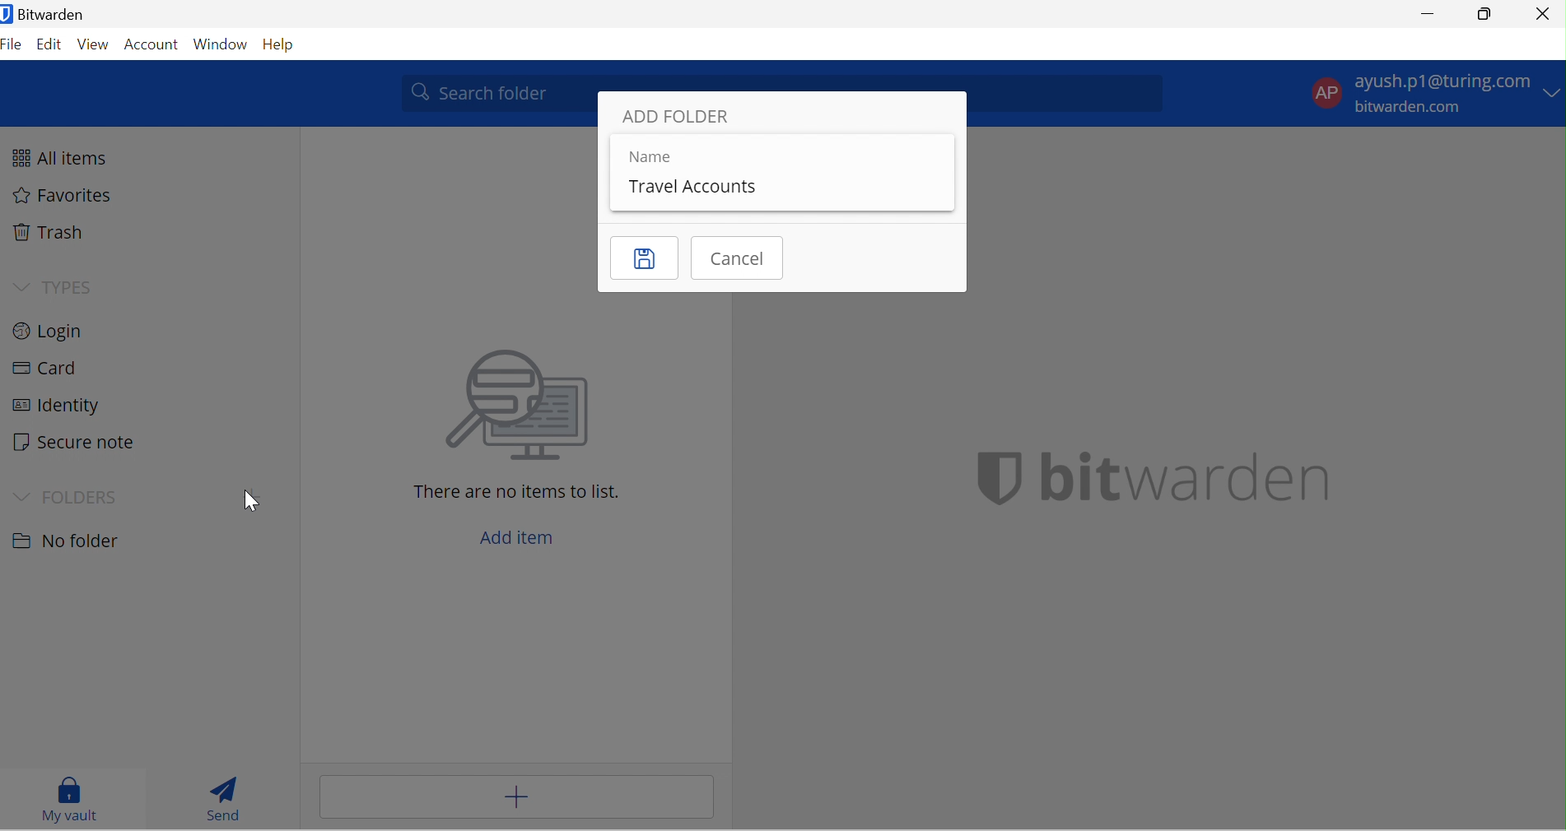 Image resolution: width=1566 pixels, height=831 pixels. Describe the element at coordinates (54, 408) in the screenshot. I see `Identity` at that location.